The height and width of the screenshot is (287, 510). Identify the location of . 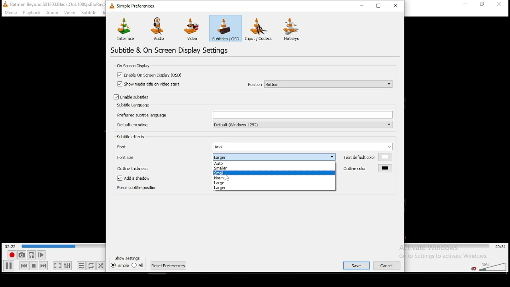
(92, 12).